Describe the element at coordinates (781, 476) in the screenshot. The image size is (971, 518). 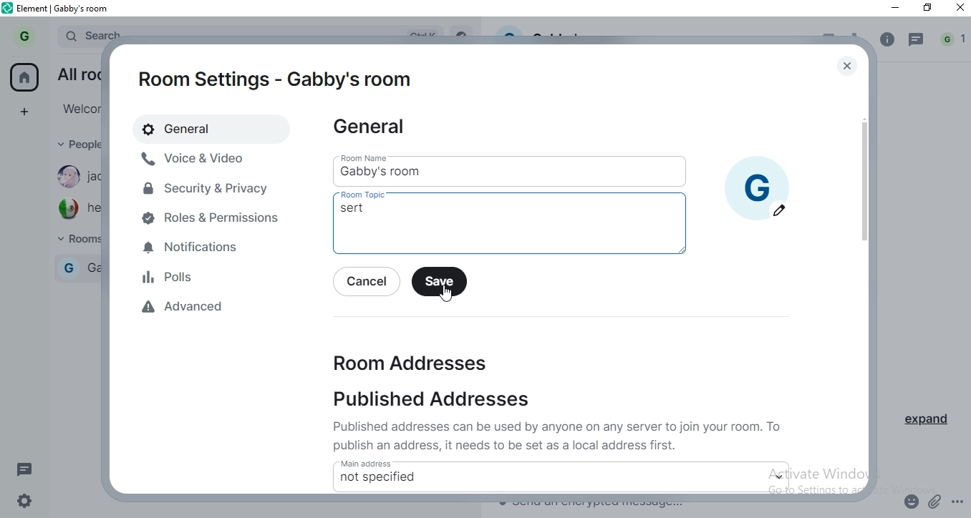
I see `dropdown` at that location.